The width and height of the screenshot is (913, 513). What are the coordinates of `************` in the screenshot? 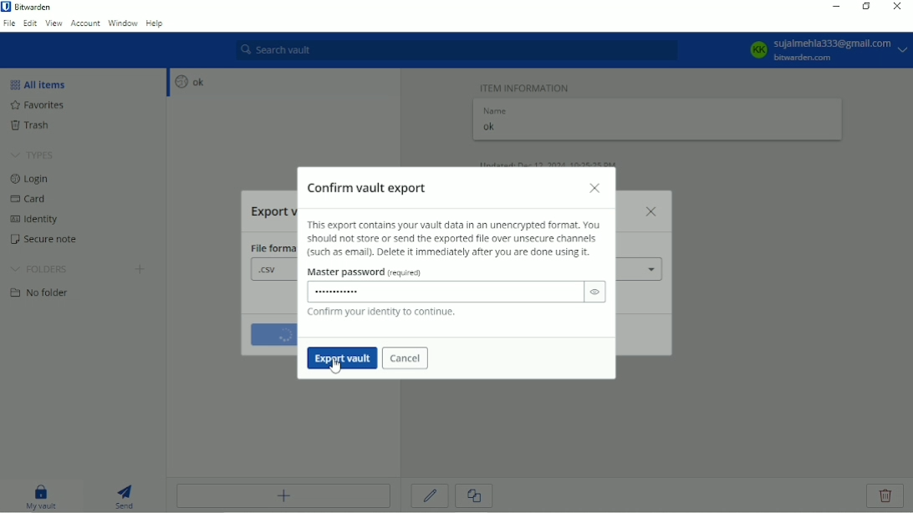 It's located at (342, 292).